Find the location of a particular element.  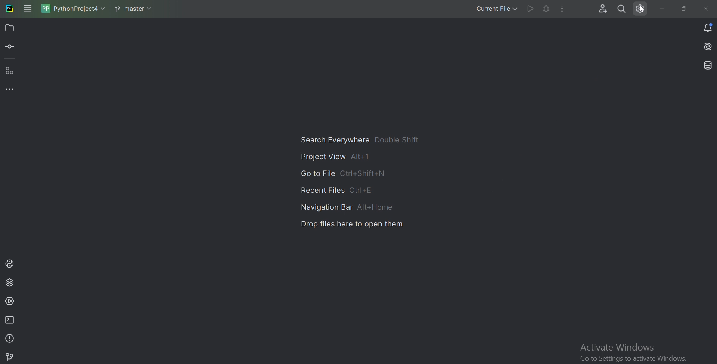

Settings is located at coordinates (643, 10).